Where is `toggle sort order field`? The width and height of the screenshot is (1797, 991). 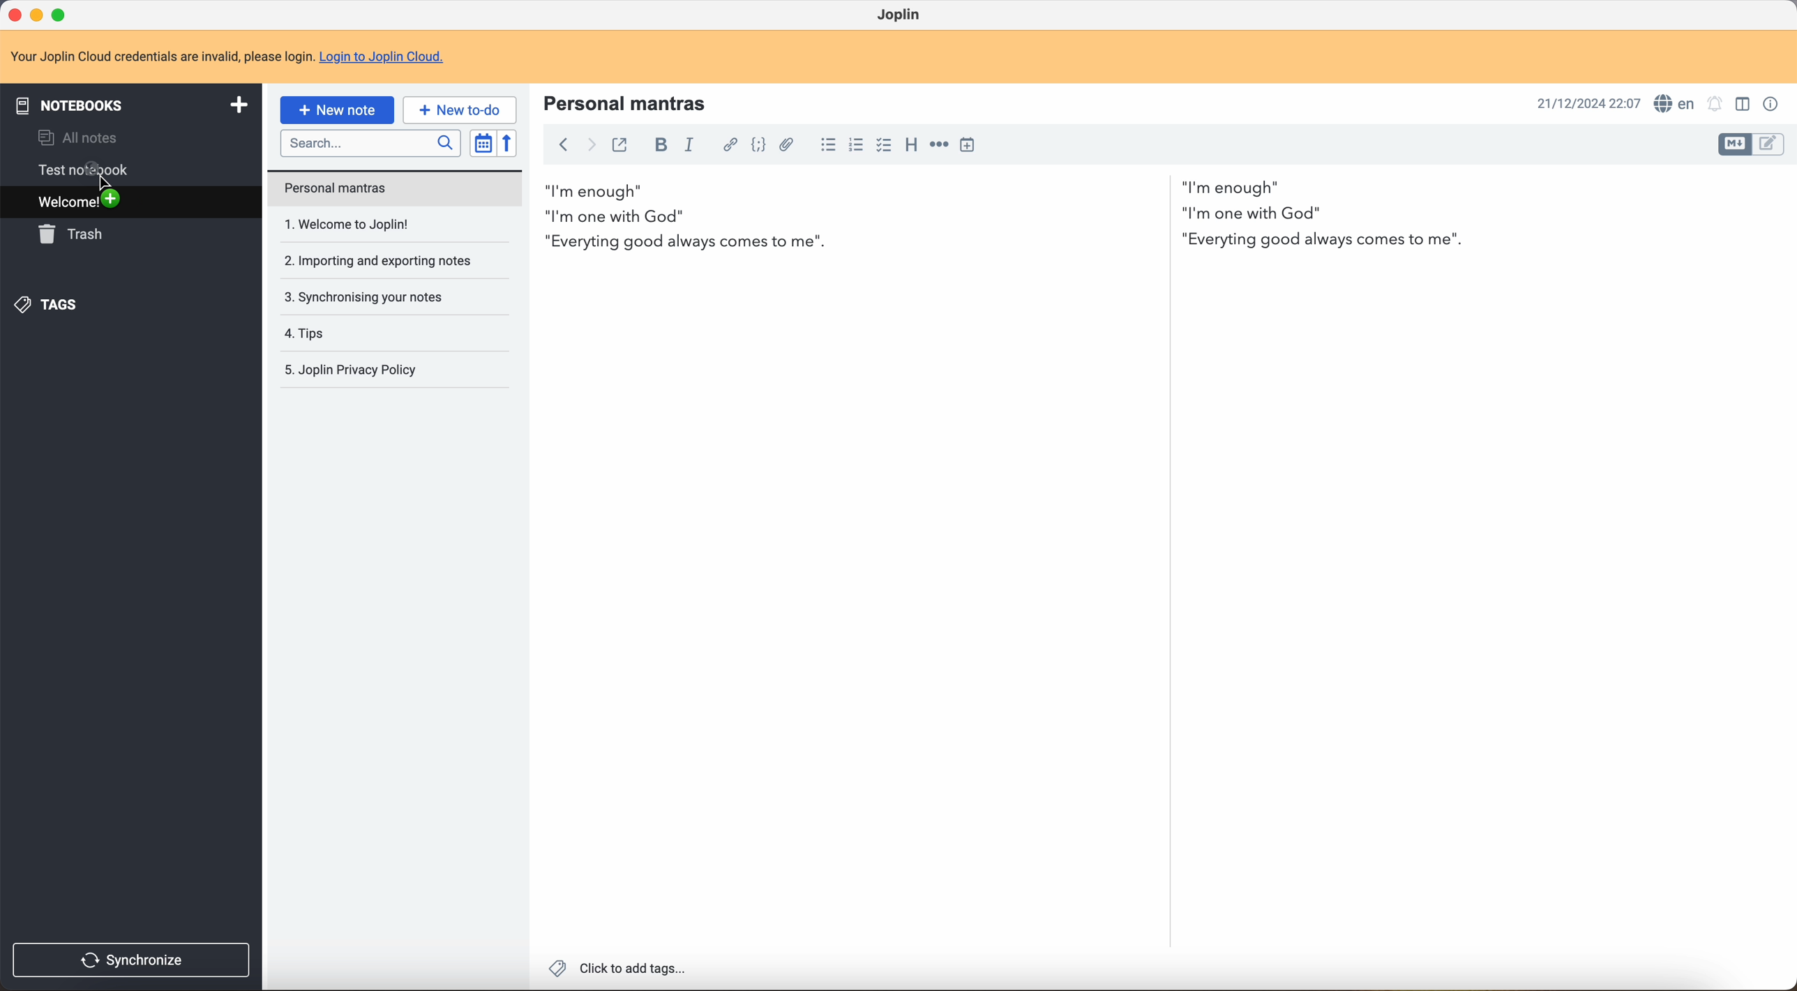 toggle sort order field is located at coordinates (481, 142).